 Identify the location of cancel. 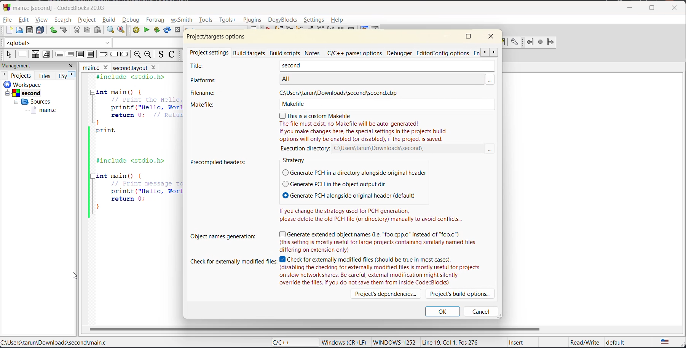
(479, 311).